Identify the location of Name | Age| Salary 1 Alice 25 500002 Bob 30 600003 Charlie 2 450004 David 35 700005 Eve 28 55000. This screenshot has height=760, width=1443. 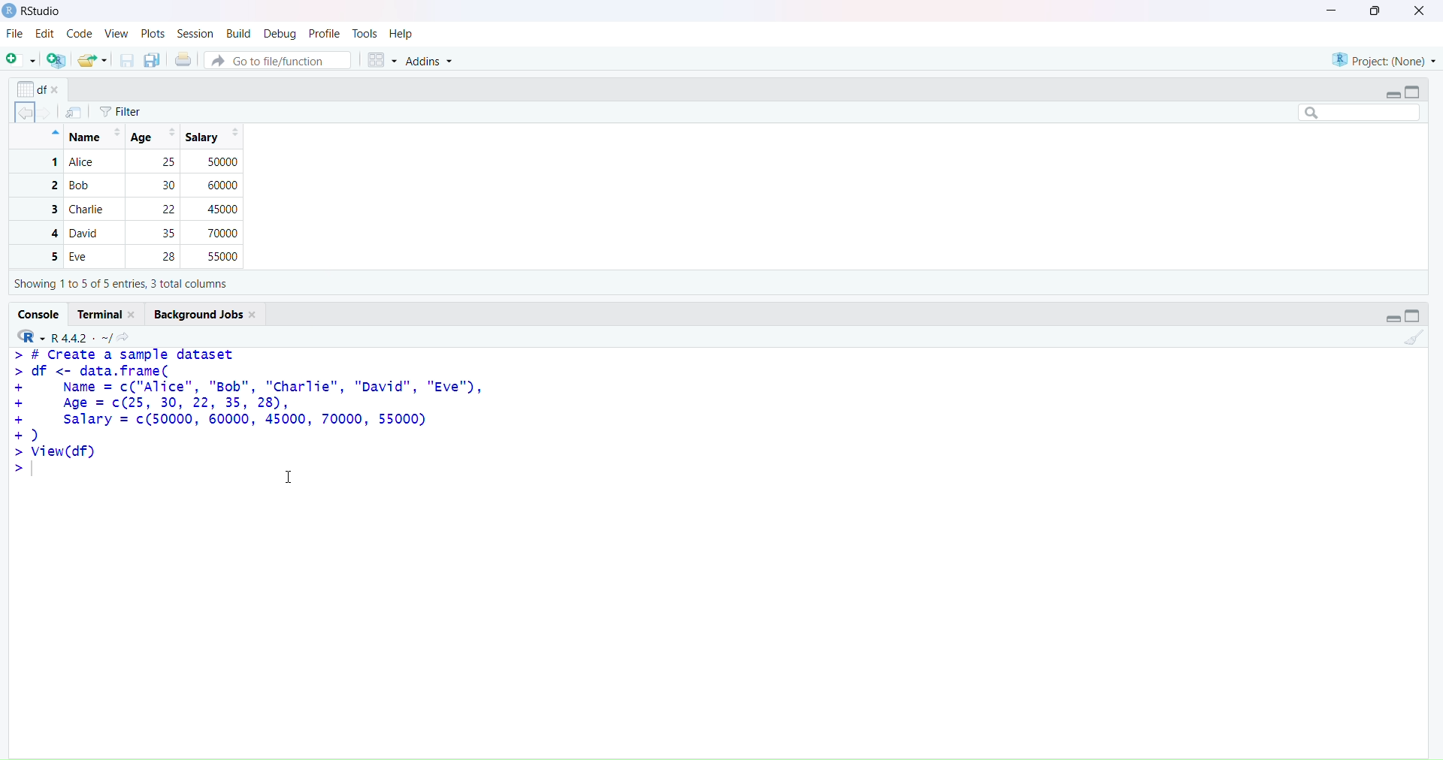
(144, 195).